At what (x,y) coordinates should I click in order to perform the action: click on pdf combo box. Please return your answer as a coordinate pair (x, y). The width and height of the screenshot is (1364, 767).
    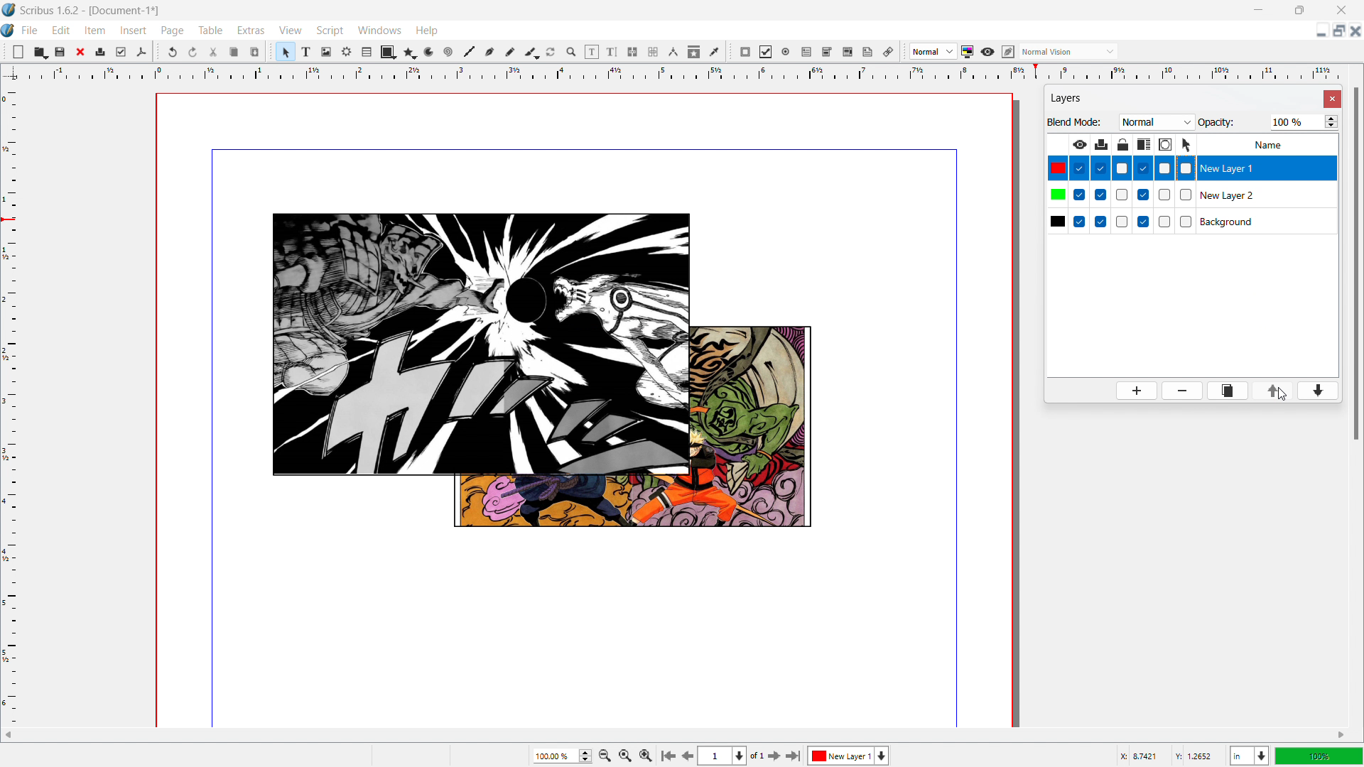
    Looking at the image, I should click on (828, 52).